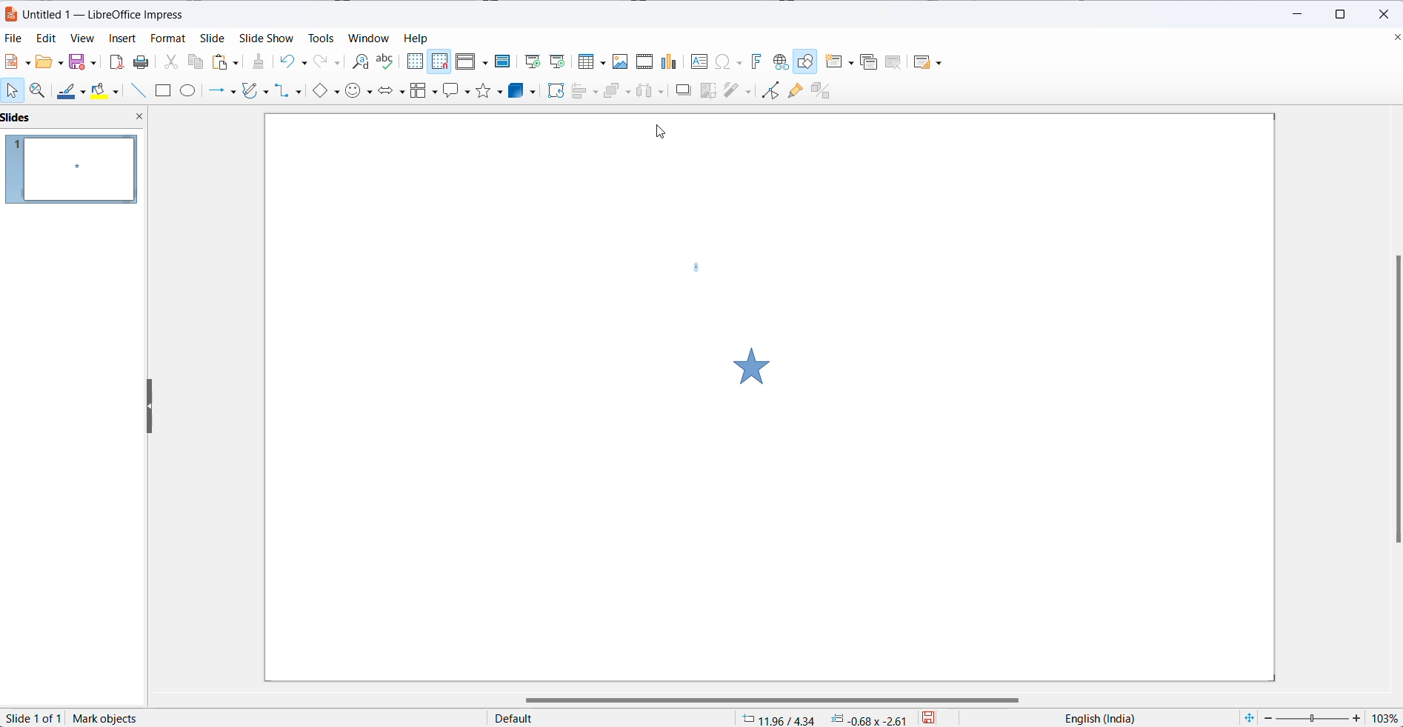 This screenshot has width=1403, height=727. What do you see at coordinates (489, 93) in the screenshot?
I see `star shapes` at bounding box center [489, 93].